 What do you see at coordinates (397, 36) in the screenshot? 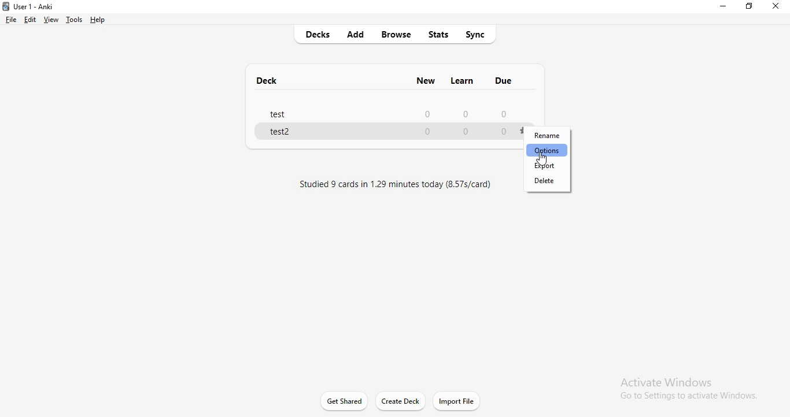
I see `browse` at bounding box center [397, 36].